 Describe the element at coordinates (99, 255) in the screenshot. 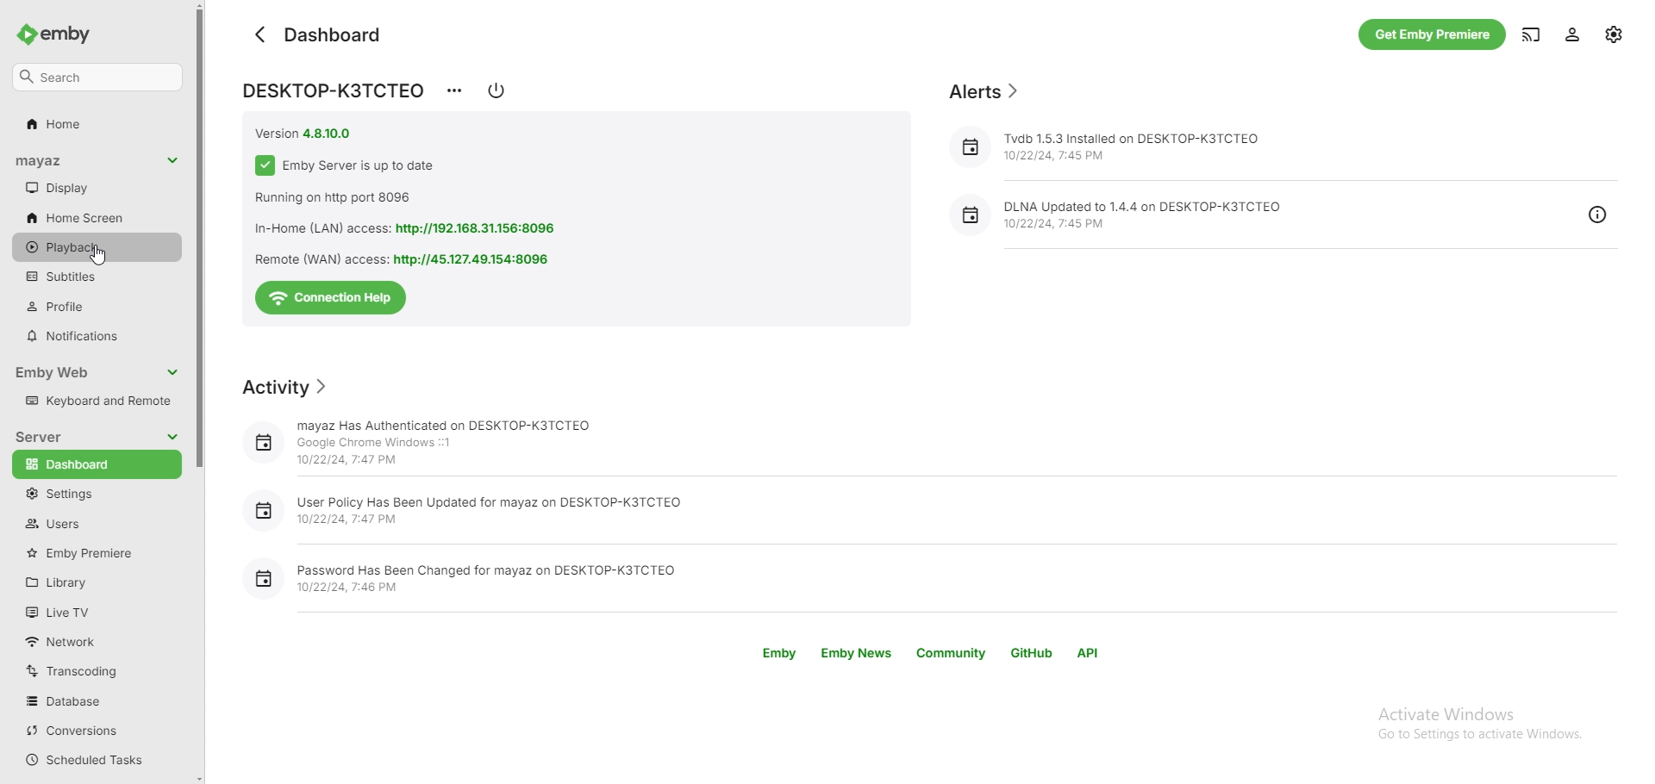

I see `cursor` at that location.